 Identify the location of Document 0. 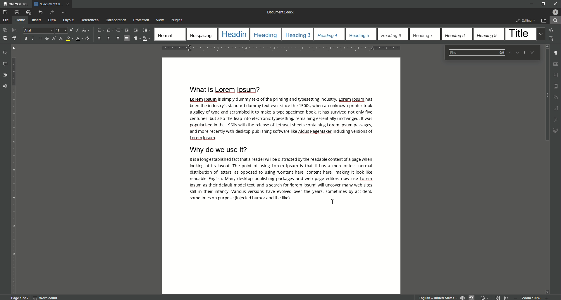
(281, 12).